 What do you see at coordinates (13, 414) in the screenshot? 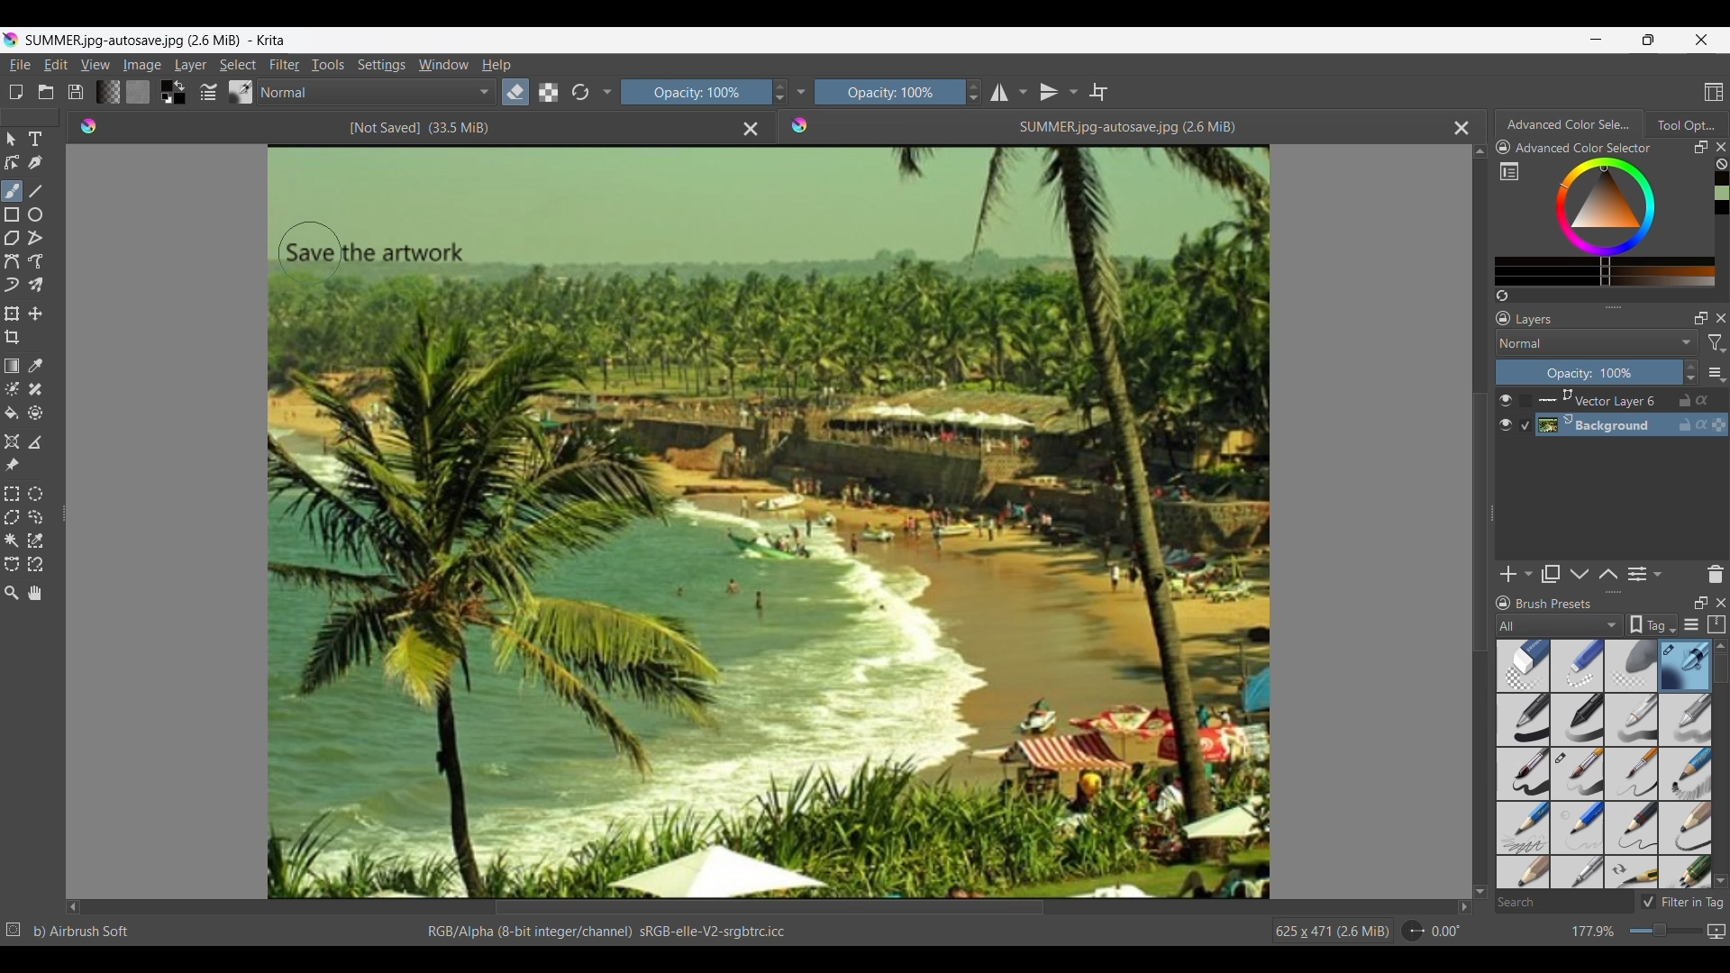
I see `Fill tool` at bounding box center [13, 414].